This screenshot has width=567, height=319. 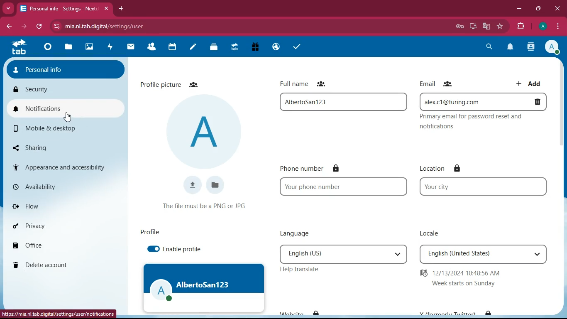 I want to click on https://mia.nl.tab.digital/settings/user/notifications, so click(x=59, y=314).